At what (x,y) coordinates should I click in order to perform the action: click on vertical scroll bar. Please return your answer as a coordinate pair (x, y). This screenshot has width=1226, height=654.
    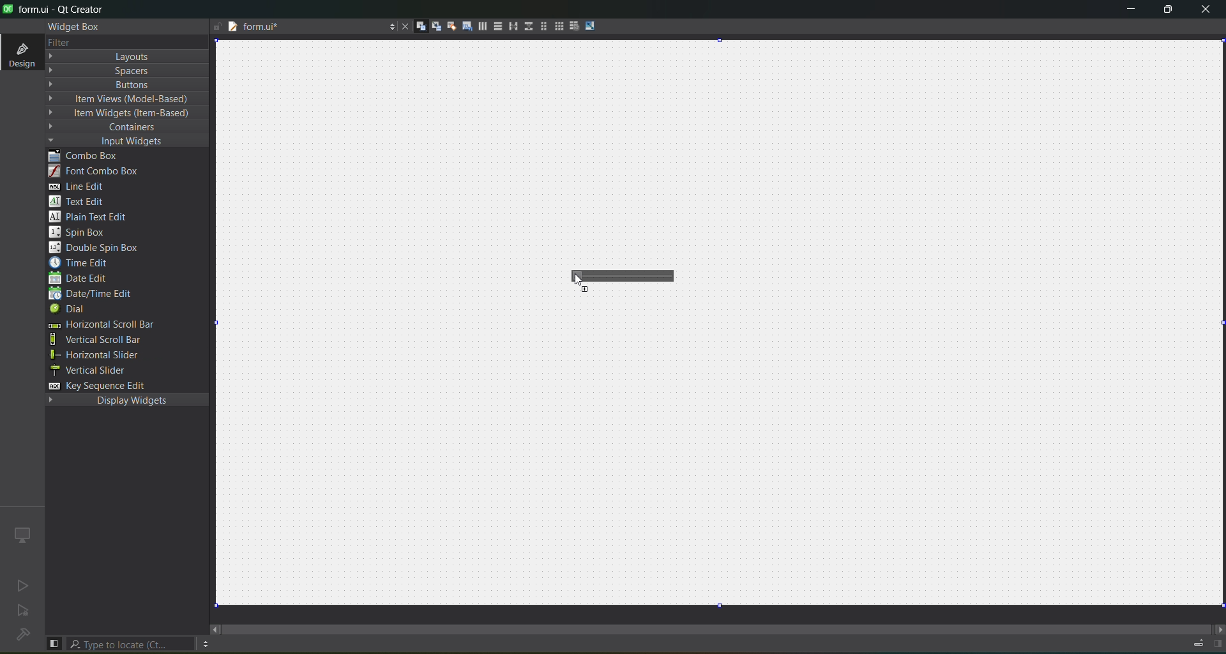
    Looking at the image, I should click on (102, 342).